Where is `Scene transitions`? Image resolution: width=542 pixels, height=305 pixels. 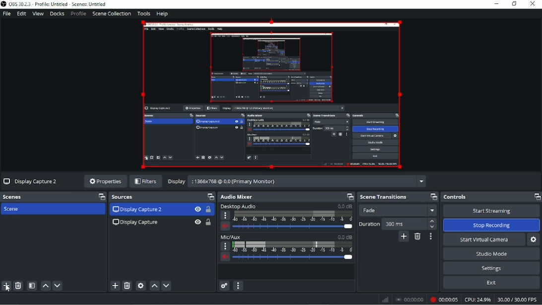 Scene transitions is located at coordinates (383, 197).